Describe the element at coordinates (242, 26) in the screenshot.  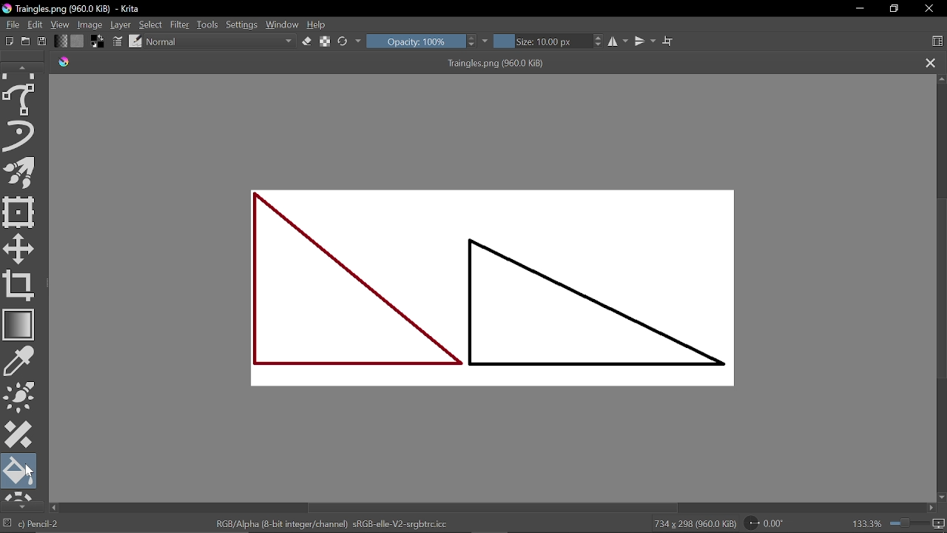
I see `Settings` at that location.